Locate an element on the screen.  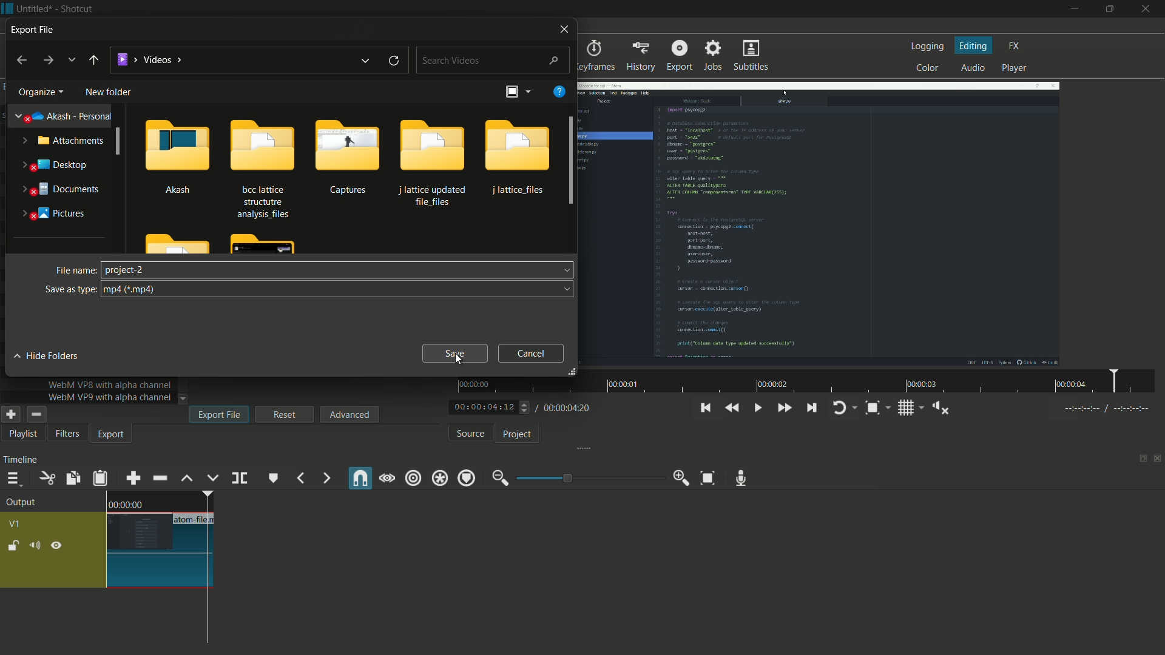
export is located at coordinates (112, 436).